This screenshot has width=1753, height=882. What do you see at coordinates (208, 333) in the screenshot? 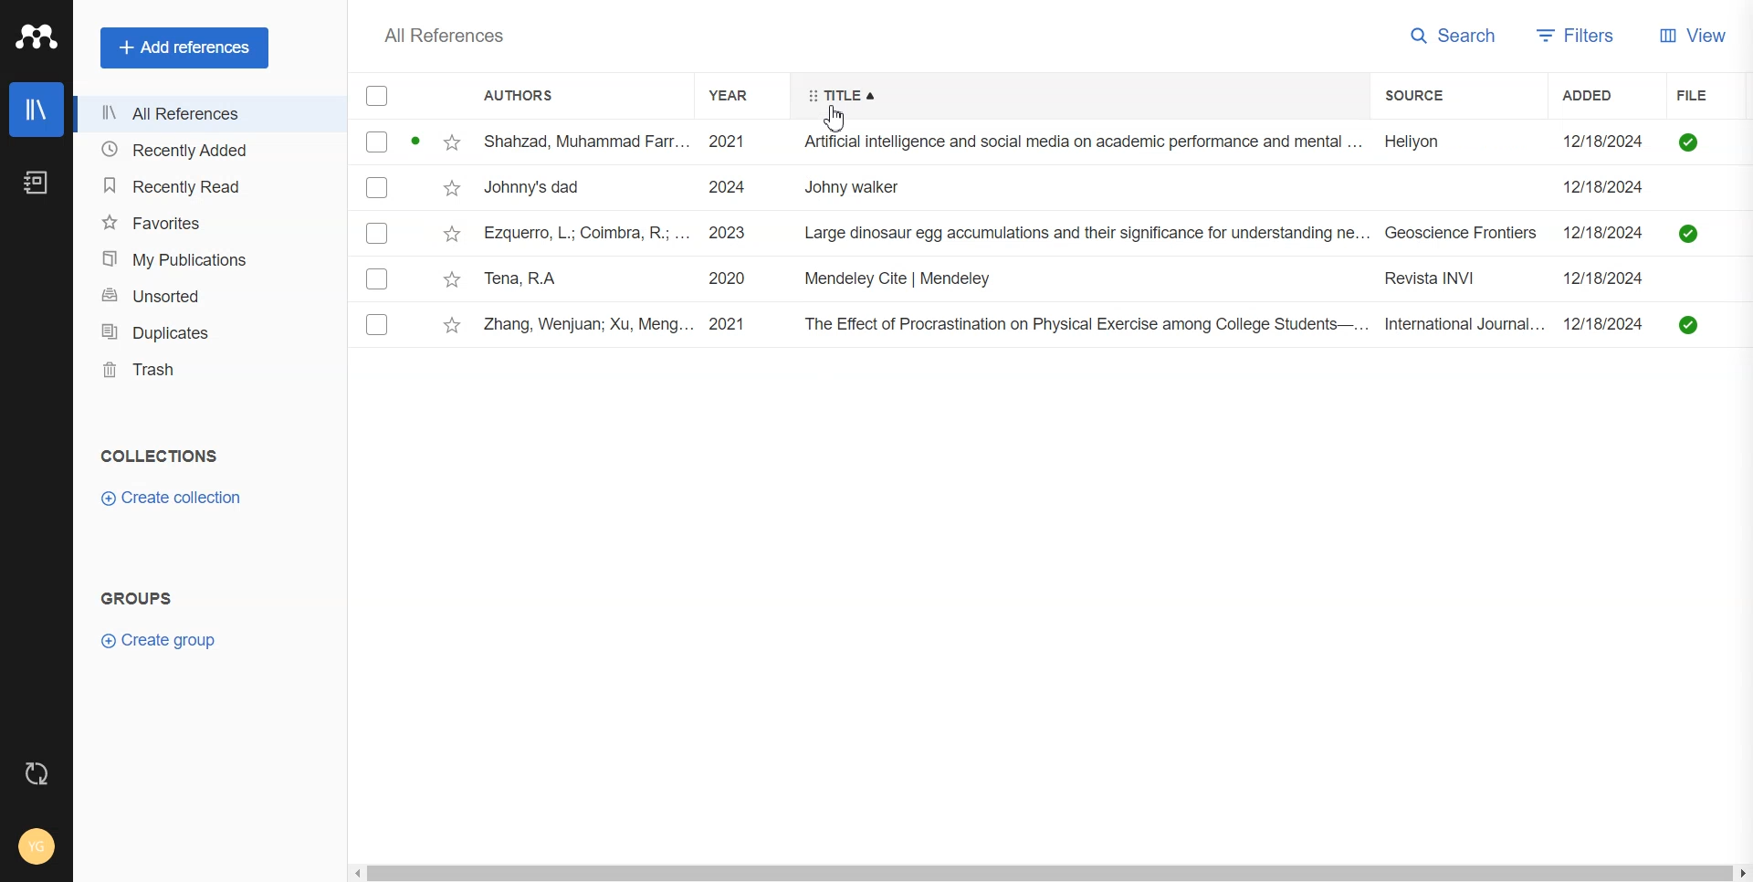
I see `Duplicates` at bounding box center [208, 333].